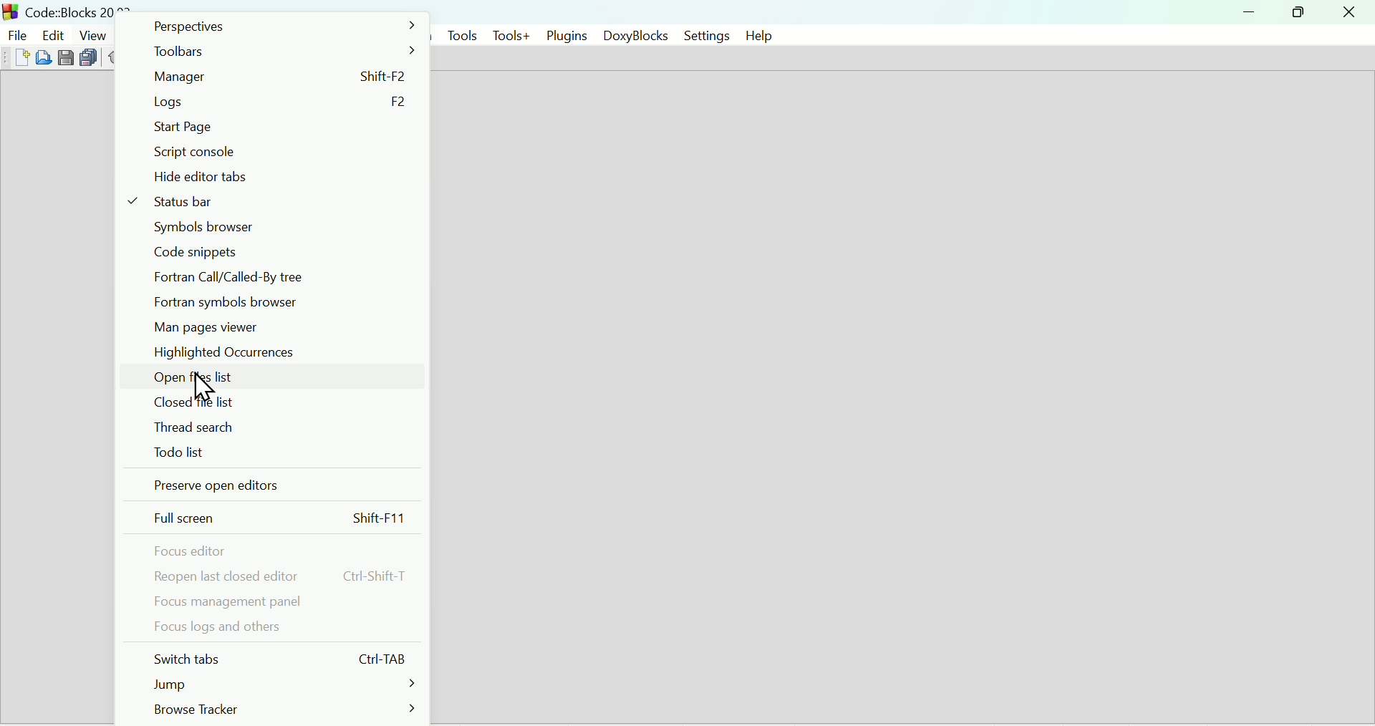 The width and height of the screenshot is (1375, 726). Describe the element at coordinates (278, 486) in the screenshot. I see `Preserve open editors` at that location.